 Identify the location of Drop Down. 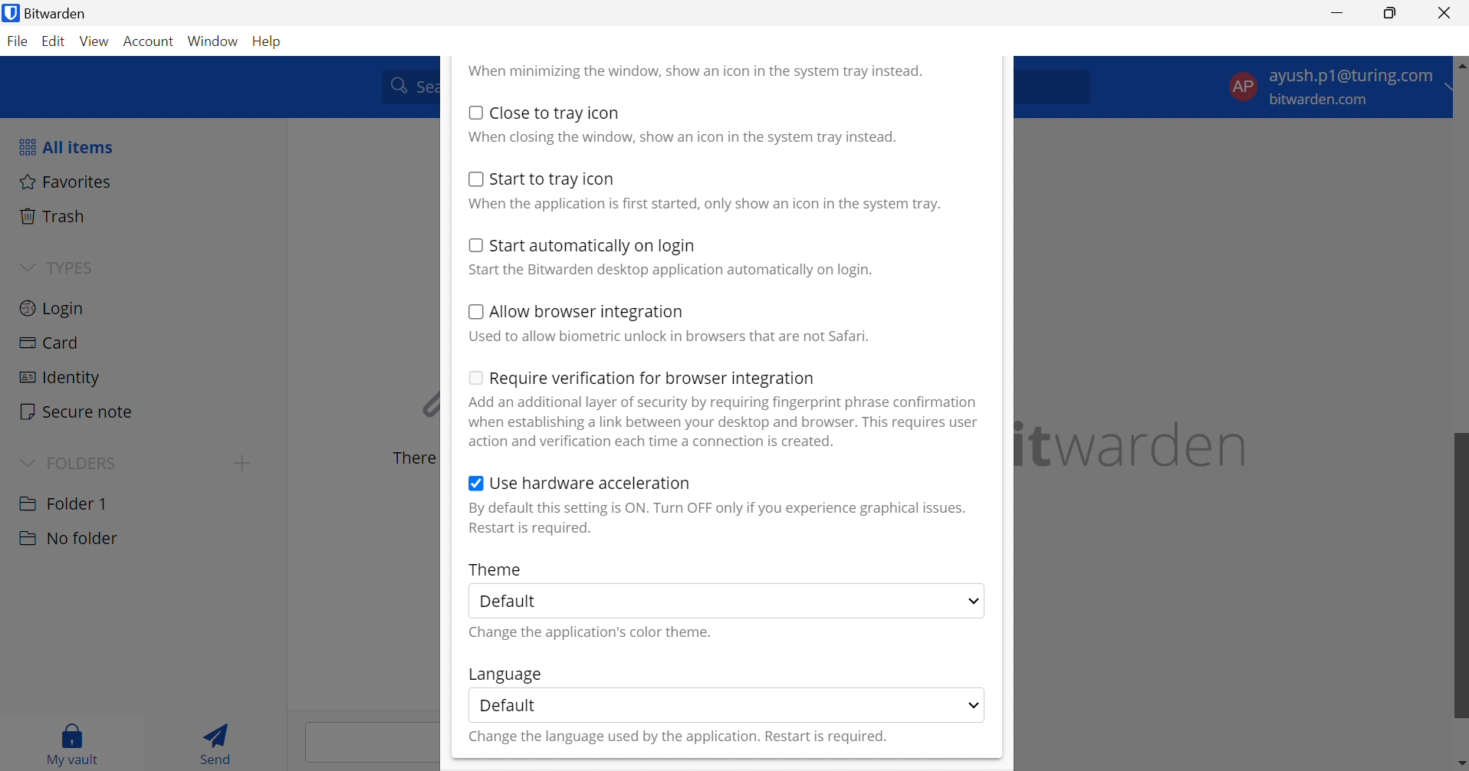
(1454, 87).